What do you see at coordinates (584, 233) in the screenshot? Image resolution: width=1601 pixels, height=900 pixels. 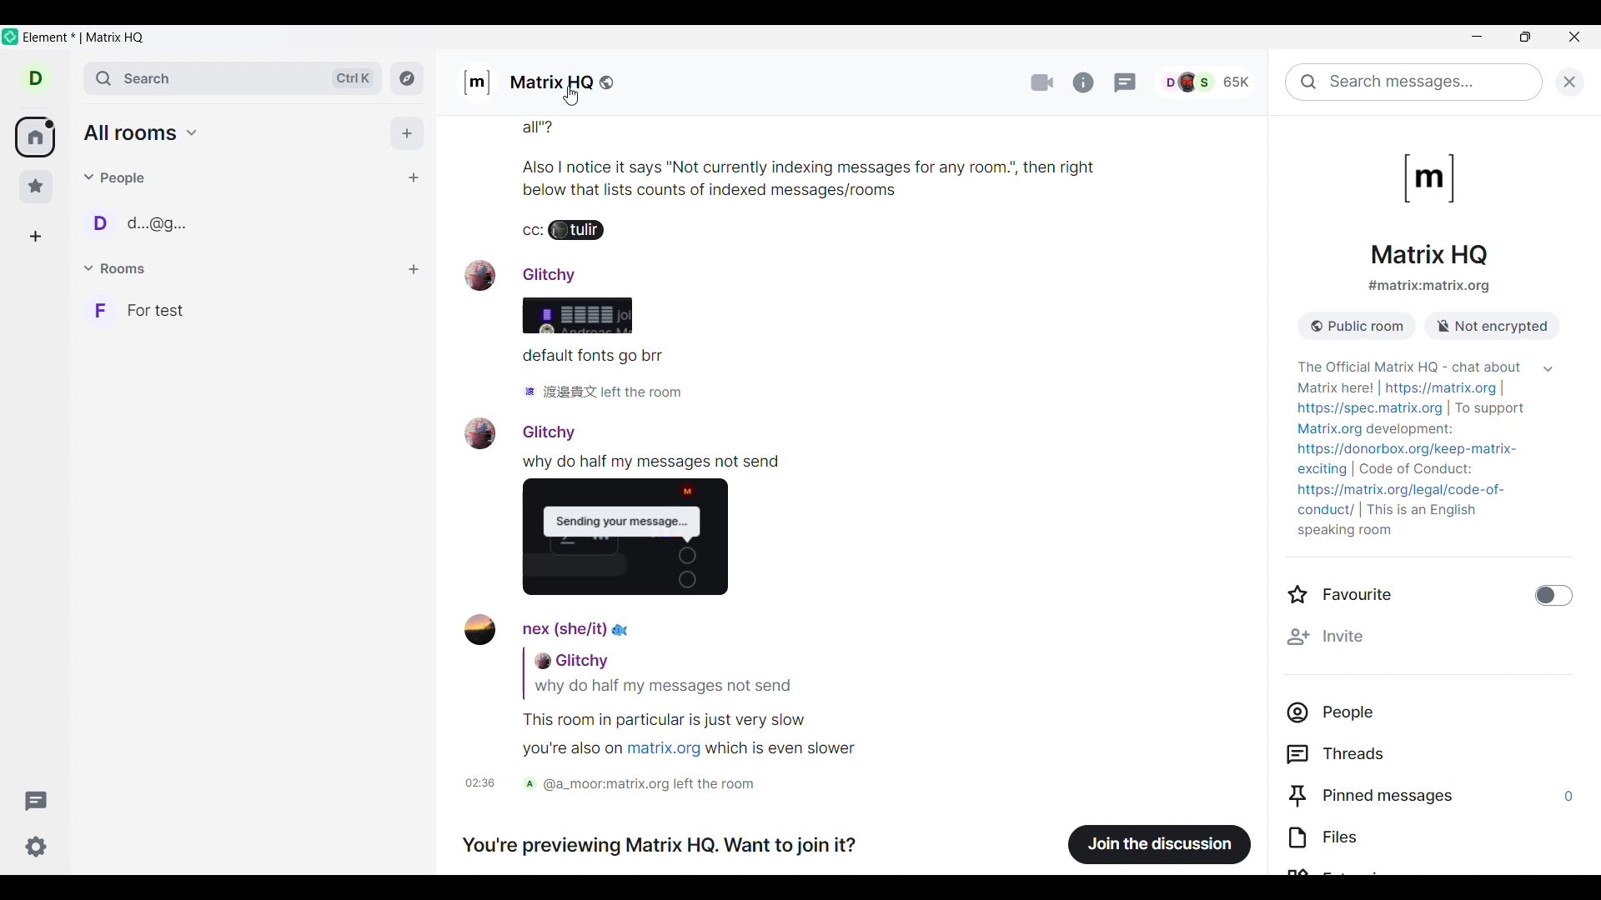 I see `tulir` at bounding box center [584, 233].